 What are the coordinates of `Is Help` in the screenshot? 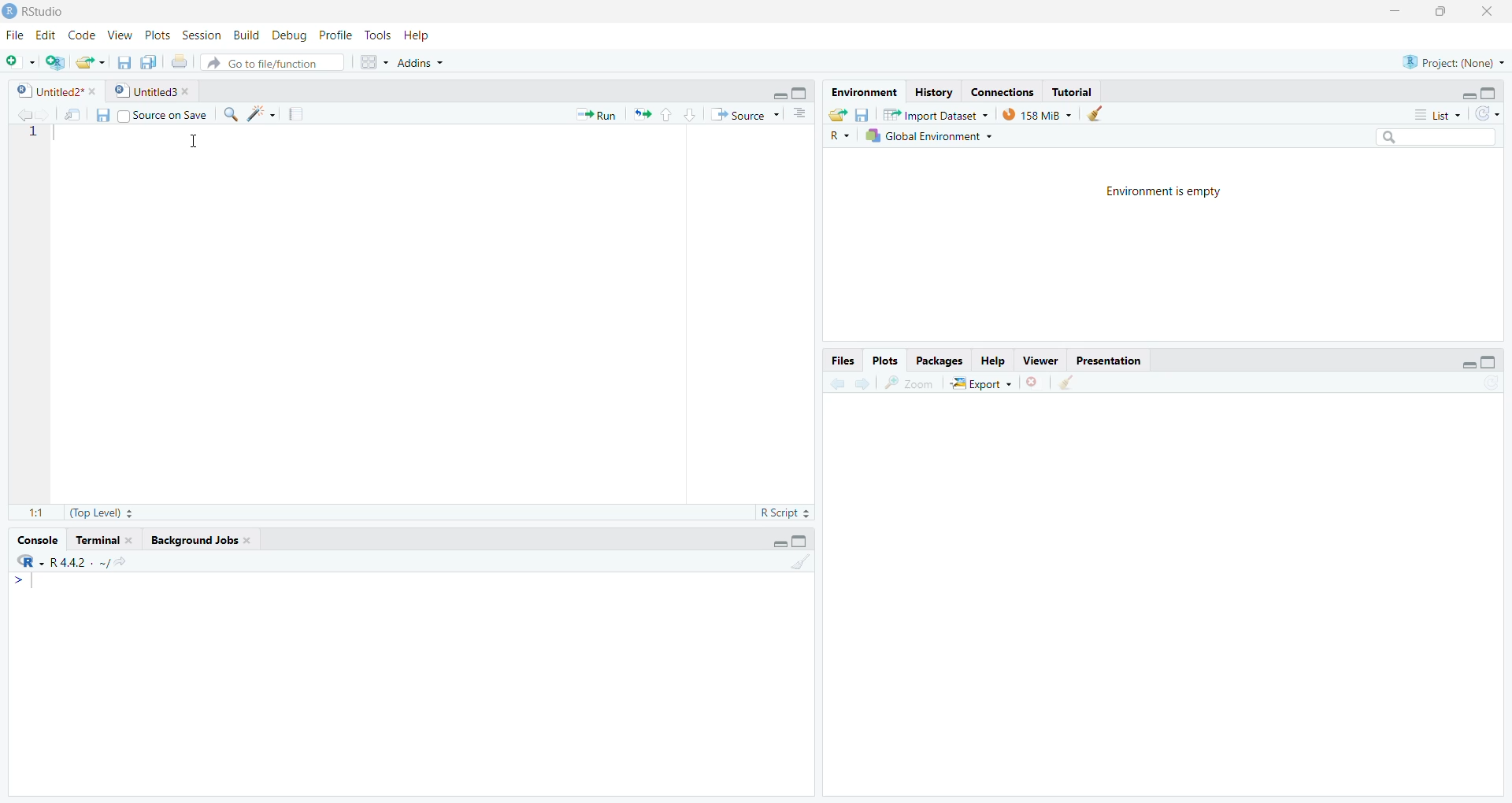 It's located at (424, 31).